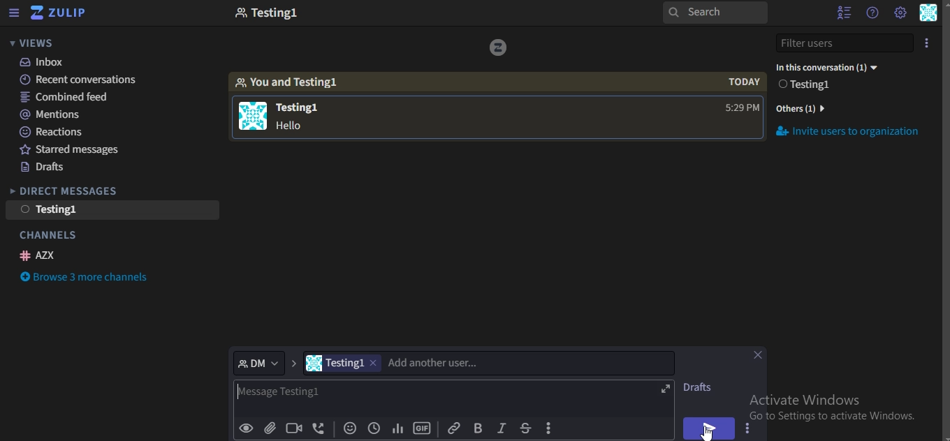 This screenshot has height=441, width=950. Describe the element at coordinates (53, 114) in the screenshot. I see `mentions` at that location.